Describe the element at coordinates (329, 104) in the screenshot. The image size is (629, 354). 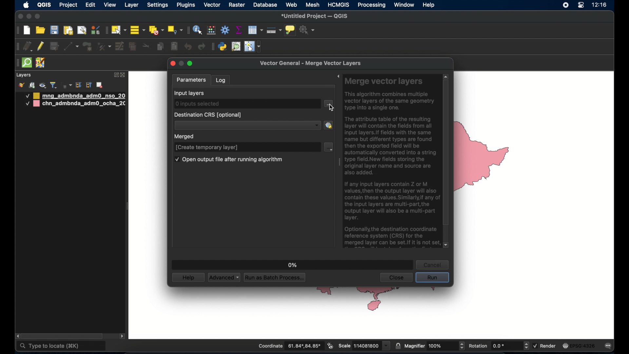
I see `menu button` at that location.